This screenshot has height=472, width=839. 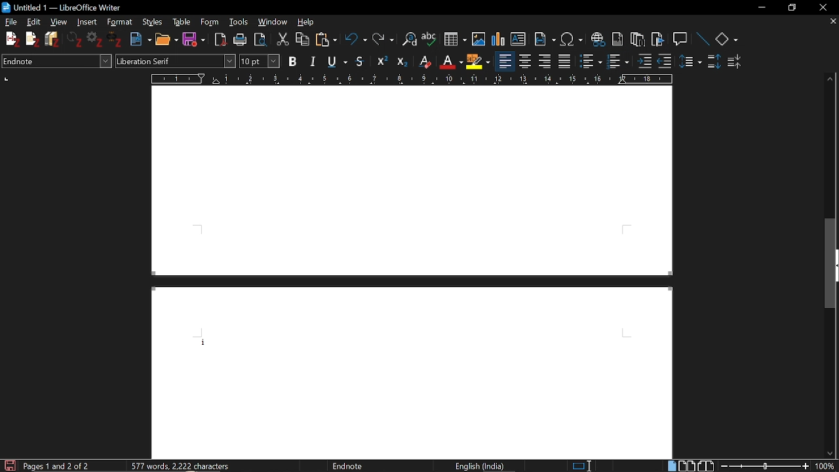 I want to click on Insert Image, so click(x=478, y=39).